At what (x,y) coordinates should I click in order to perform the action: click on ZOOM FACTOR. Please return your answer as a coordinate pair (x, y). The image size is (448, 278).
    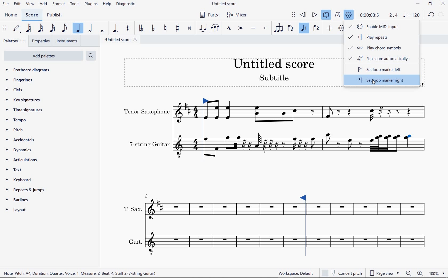
    Looking at the image, I should click on (437, 274).